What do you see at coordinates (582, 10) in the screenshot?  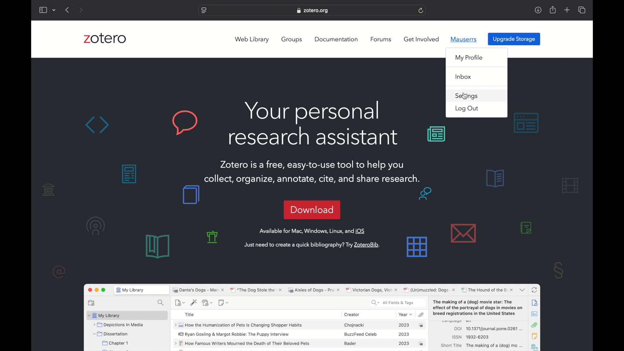 I see `show tab overview` at bounding box center [582, 10].